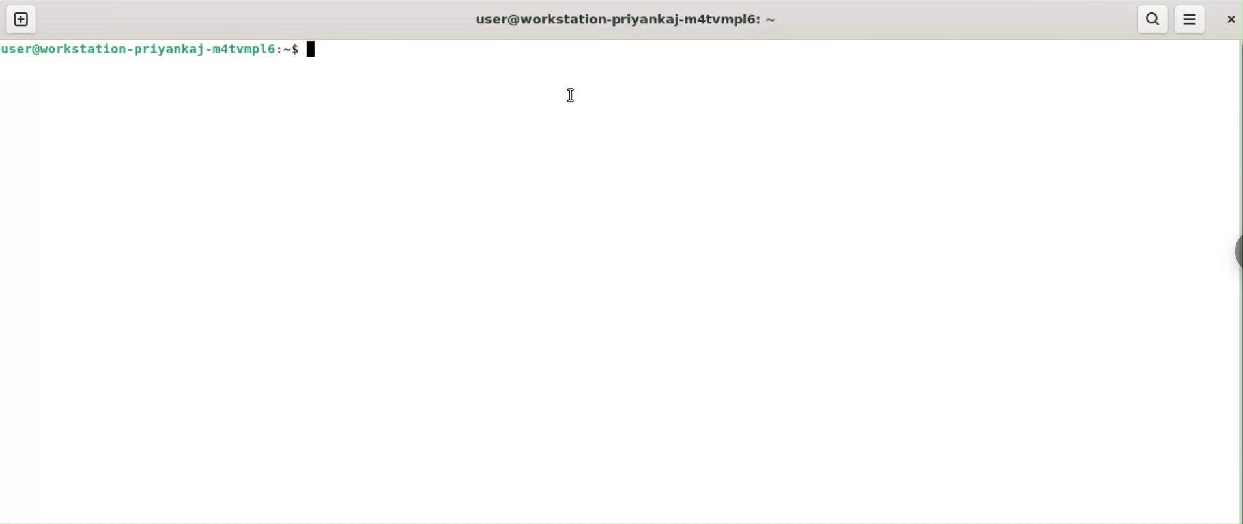 This screenshot has height=524, width=1243. Describe the element at coordinates (1190, 19) in the screenshot. I see `menu` at that location.